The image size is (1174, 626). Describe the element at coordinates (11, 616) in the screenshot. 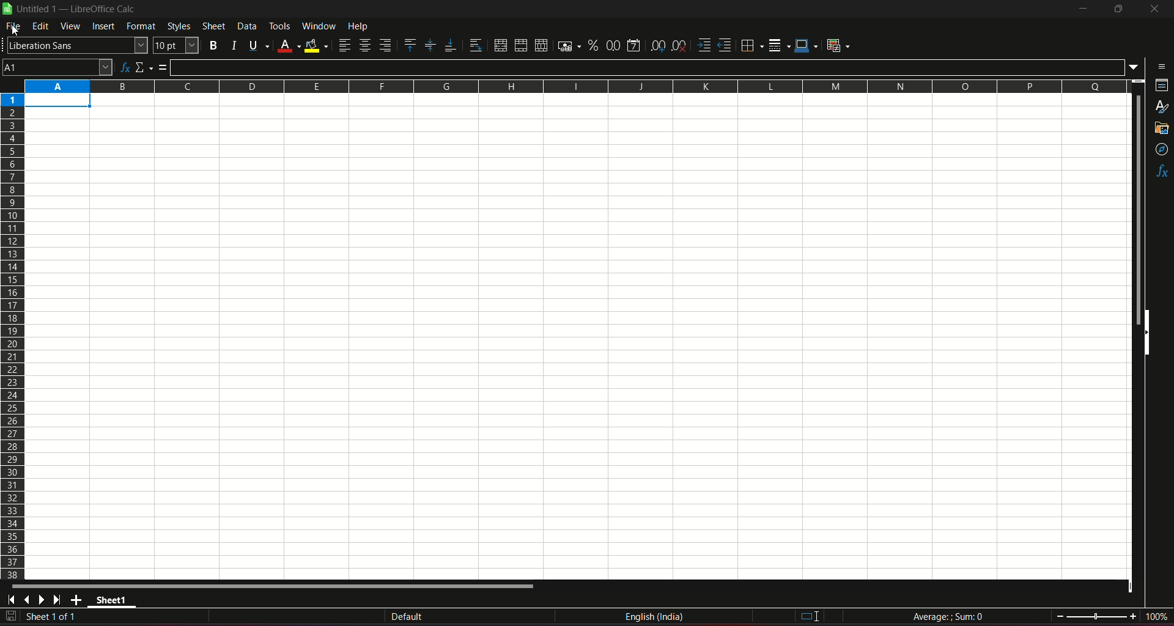

I see `save` at that location.